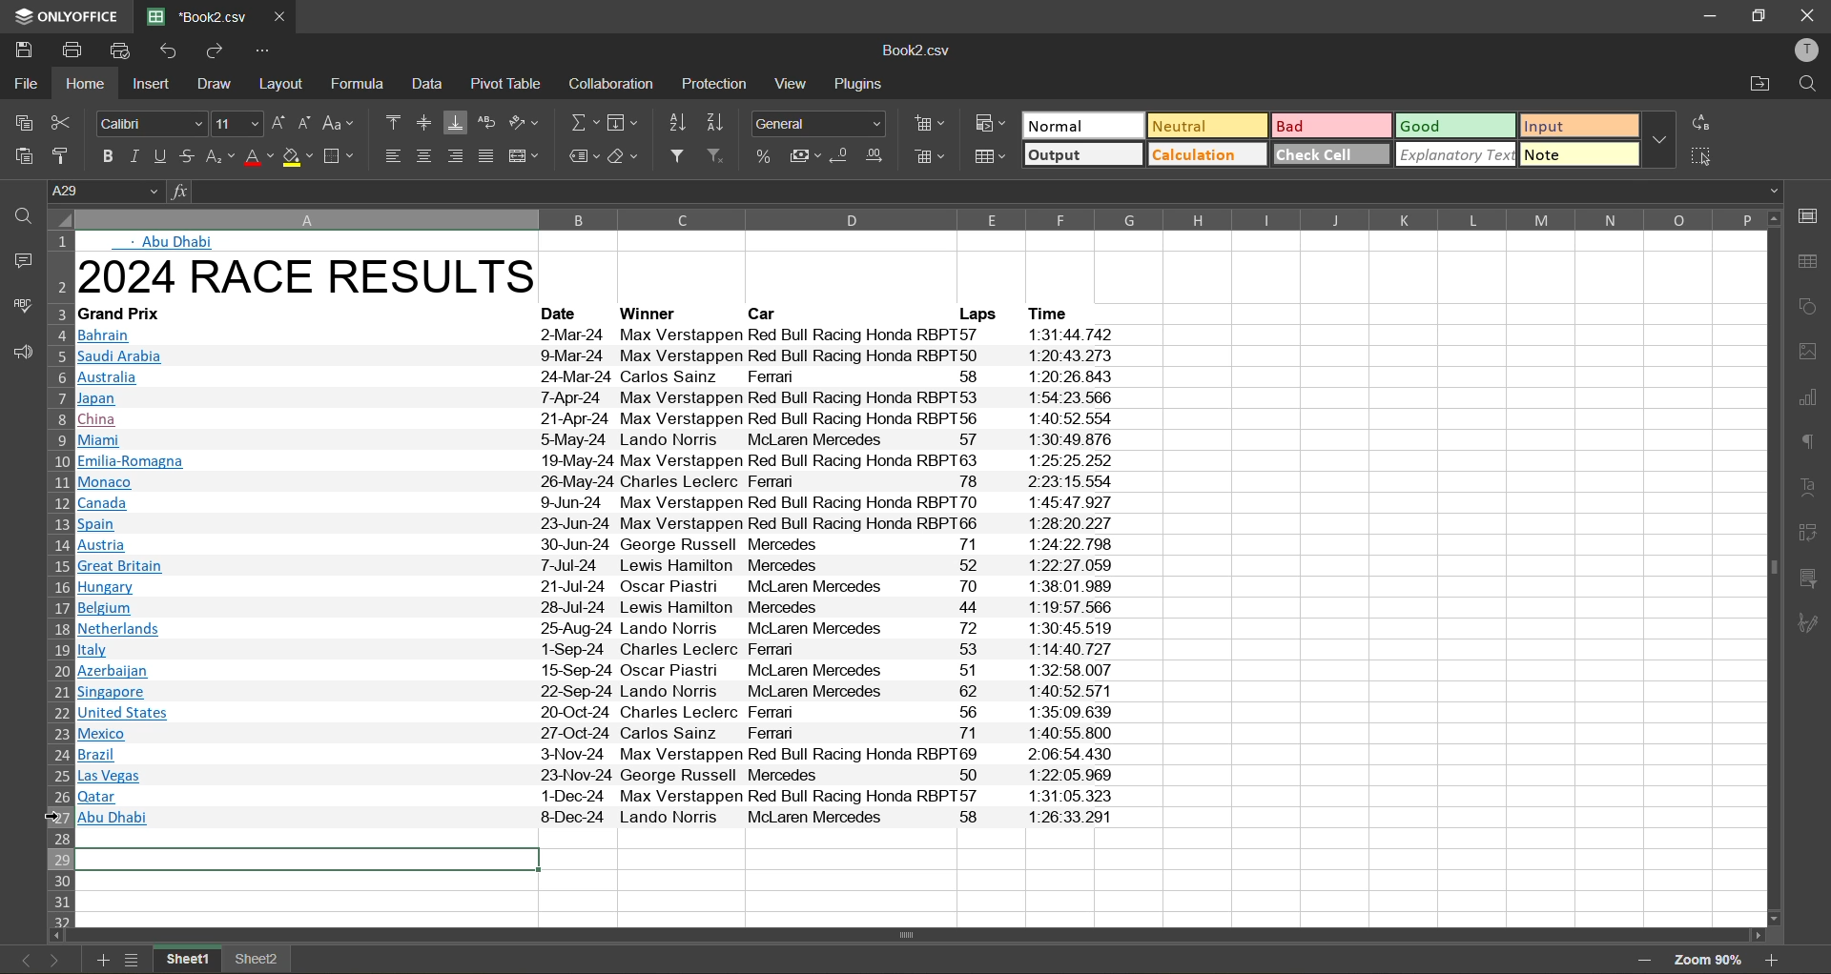 The width and height of the screenshot is (1831, 974). I want to click on text info, so click(767, 315).